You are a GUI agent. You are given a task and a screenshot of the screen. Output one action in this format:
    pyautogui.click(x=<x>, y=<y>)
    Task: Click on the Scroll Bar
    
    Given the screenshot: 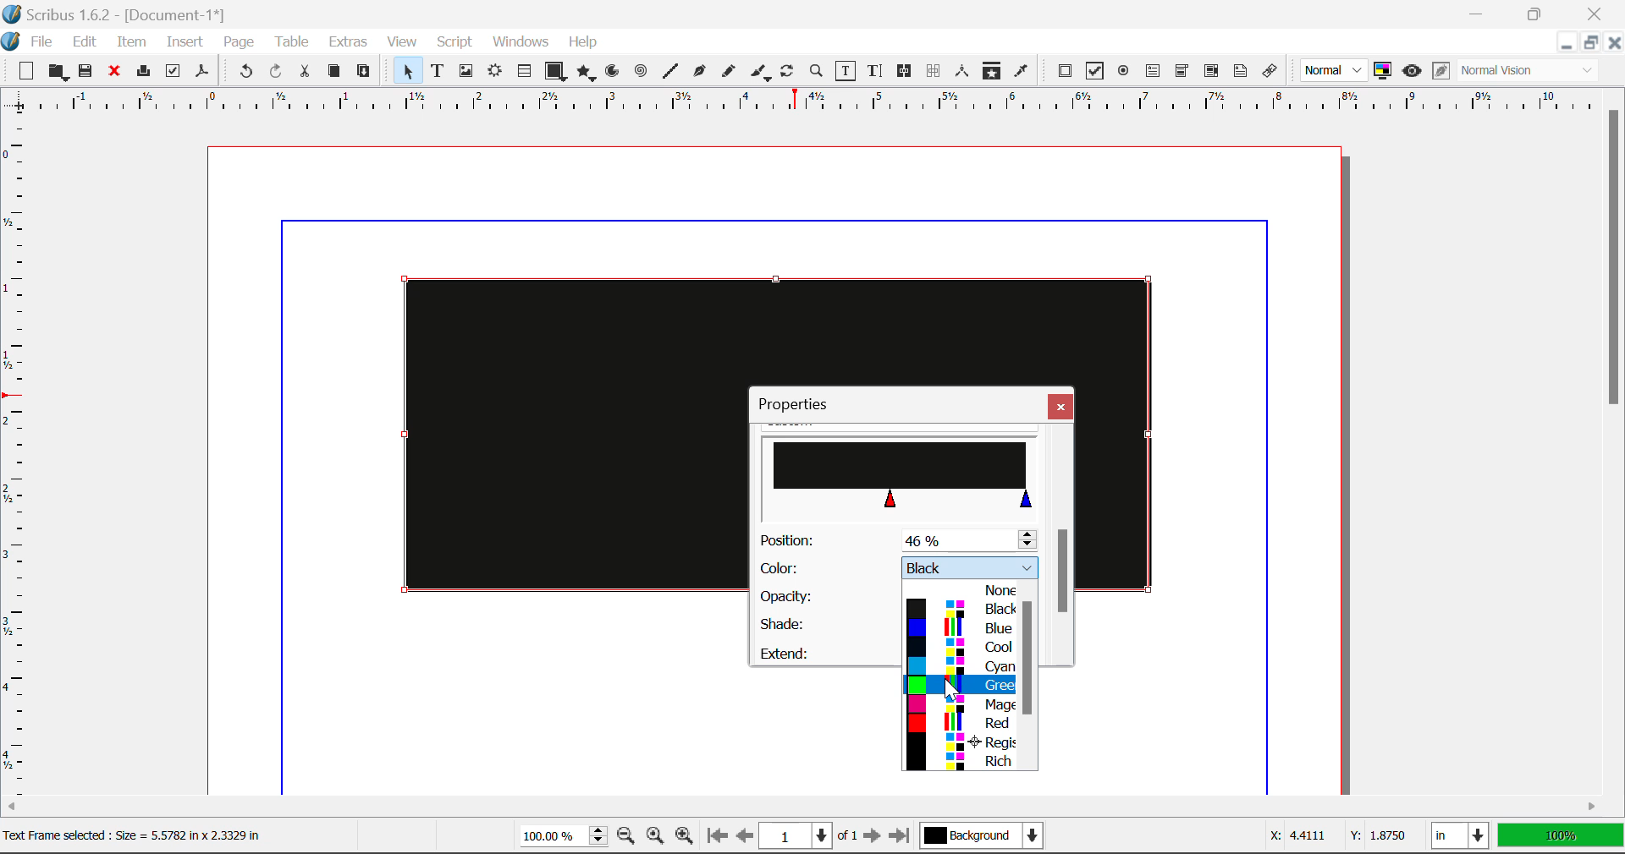 What is the action you would take?
    pyautogui.click(x=1062, y=545)
    